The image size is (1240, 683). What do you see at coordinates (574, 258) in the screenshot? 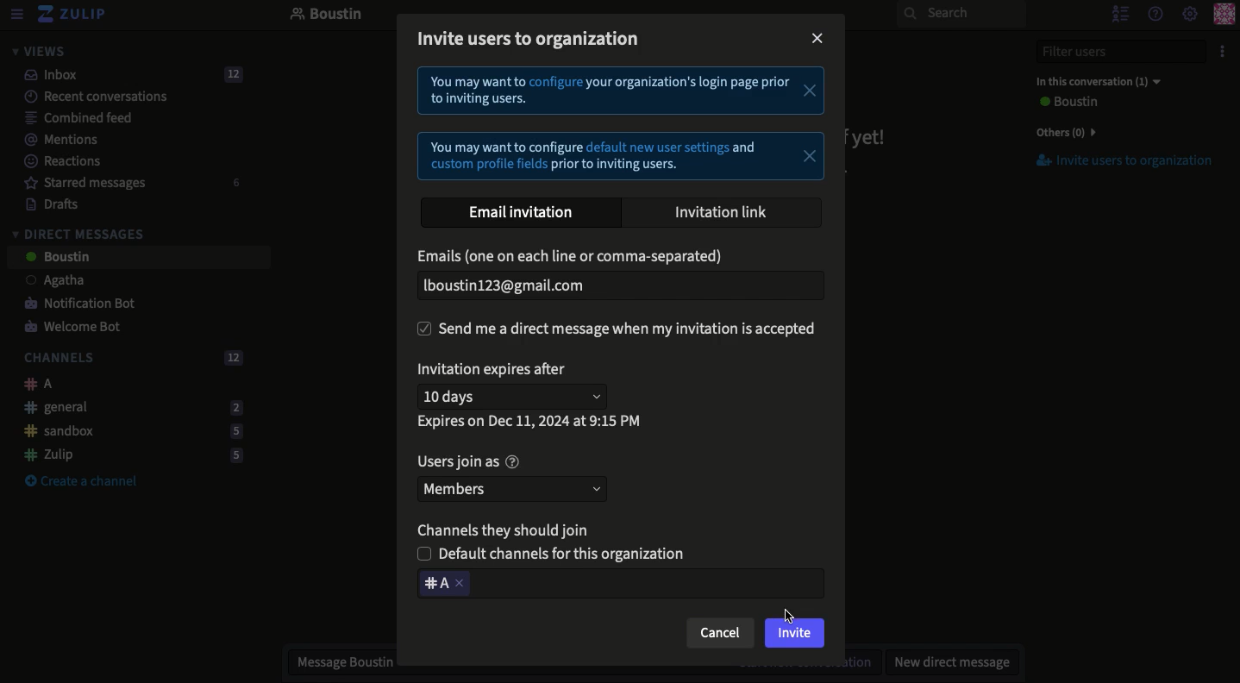
I see `Email ` at bounding box center [574, 258].